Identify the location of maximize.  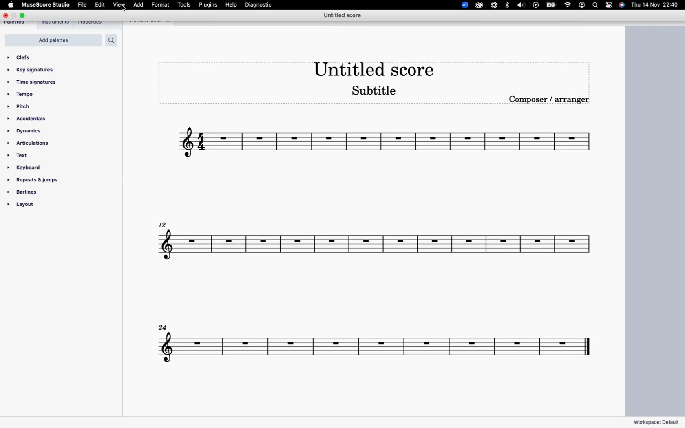
(25, 15).